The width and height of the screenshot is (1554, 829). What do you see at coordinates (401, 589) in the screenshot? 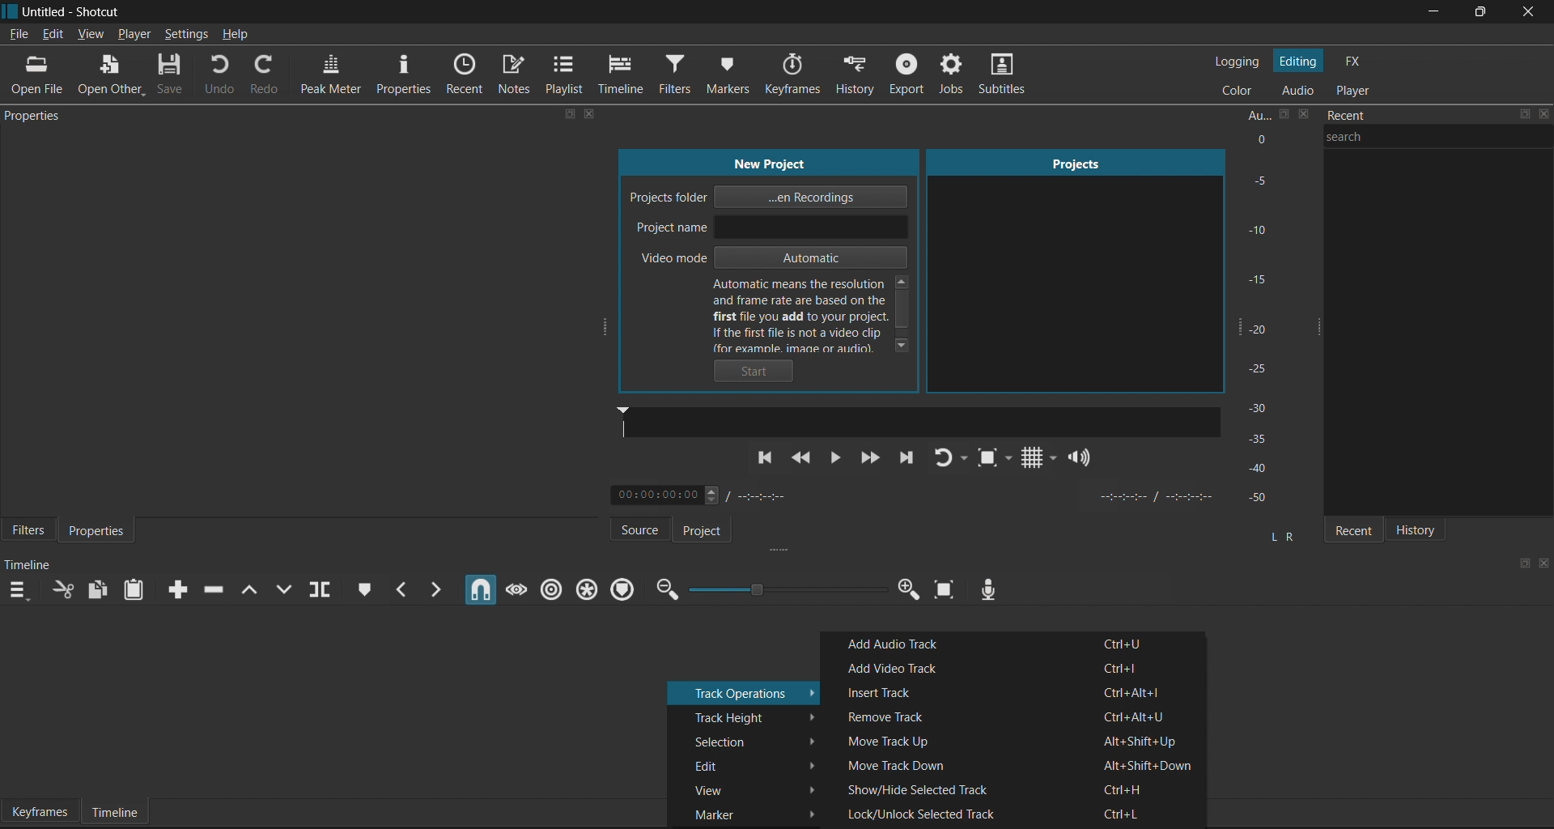
I see `Previous marker` at bounding box center [401, 589].